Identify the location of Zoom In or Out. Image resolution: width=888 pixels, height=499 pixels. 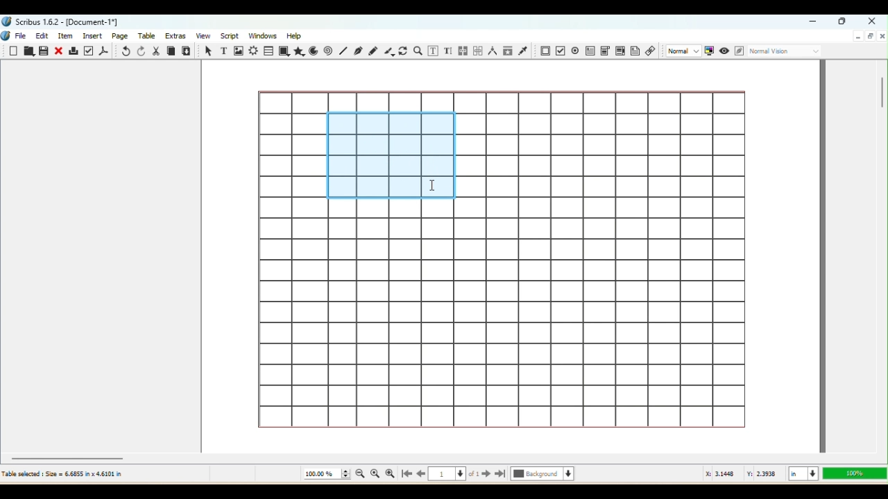
(418, 50).